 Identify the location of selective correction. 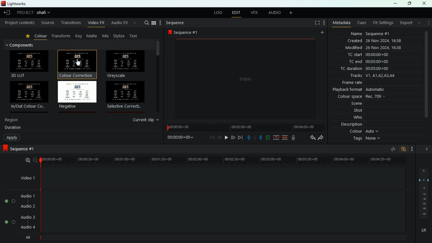
(127, 96).